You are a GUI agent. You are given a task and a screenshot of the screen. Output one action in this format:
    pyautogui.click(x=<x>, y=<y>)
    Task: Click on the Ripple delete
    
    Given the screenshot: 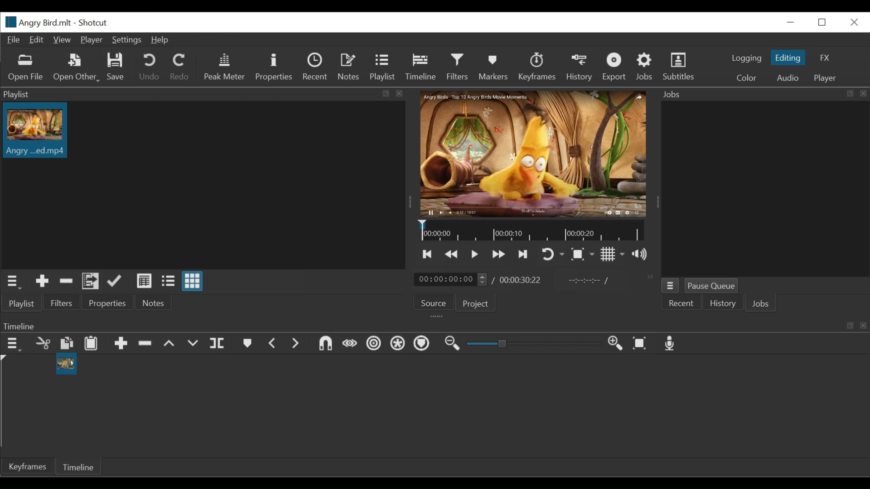 What is the action you would take?
    pyautogui.click(x=145, y=344)
    